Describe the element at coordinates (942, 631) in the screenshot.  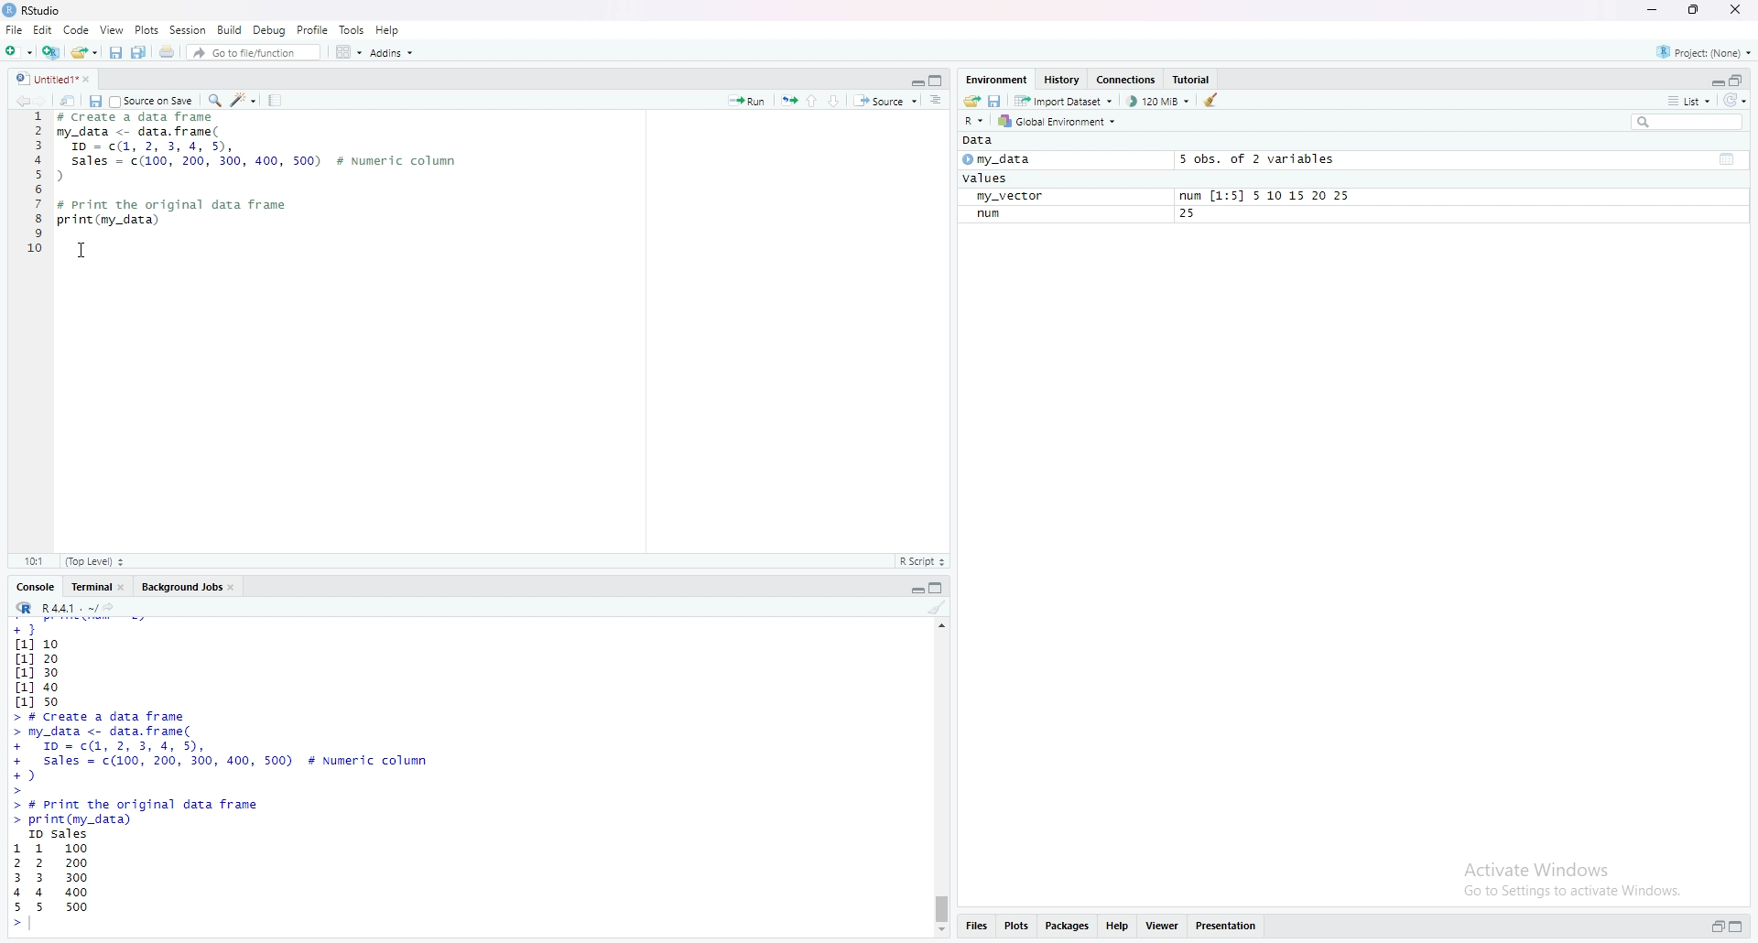
I see `move up` at that location.